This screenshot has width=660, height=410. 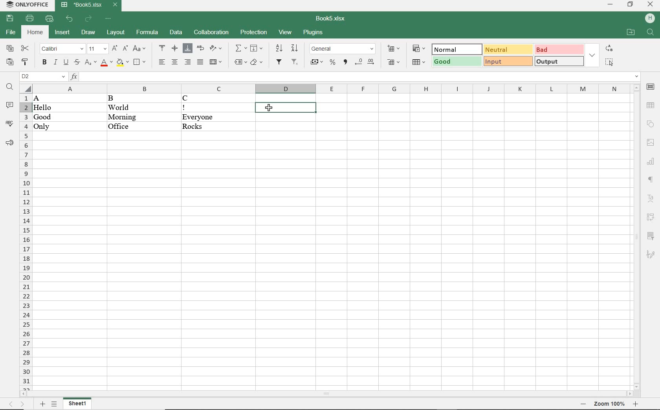 I want to click on SCROLLBAR, so click(x=326, y=393).